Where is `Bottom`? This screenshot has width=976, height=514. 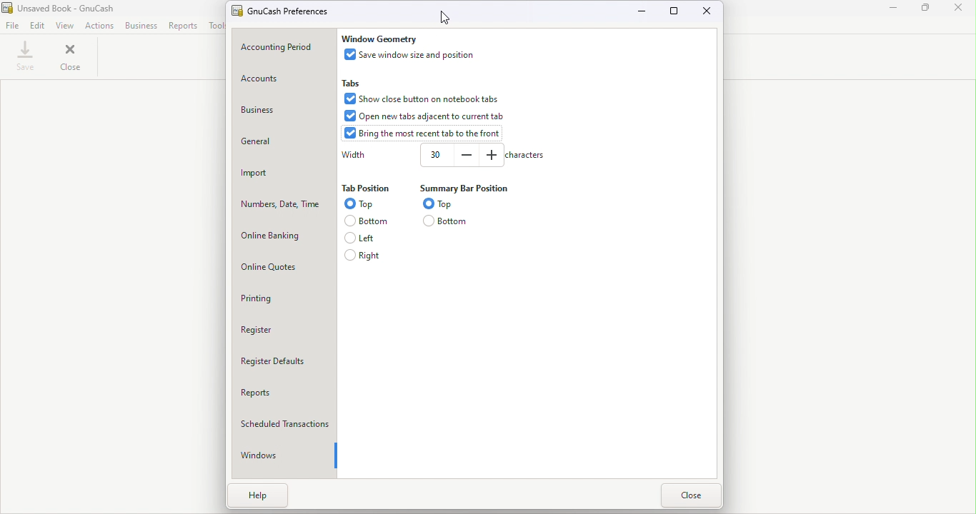
Bottom is located at coordinates (447, 221).